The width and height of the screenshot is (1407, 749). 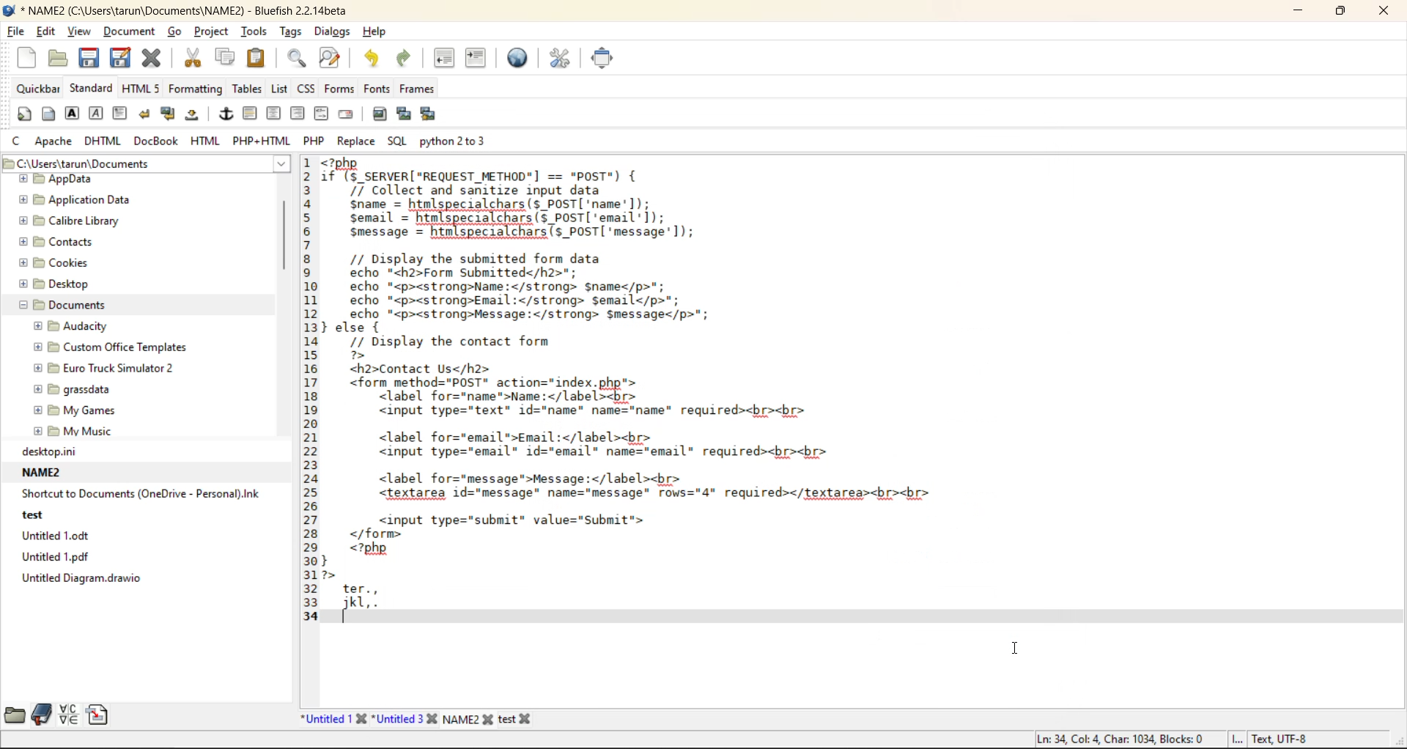 I want to click on edit, so click(x=48, y=32).